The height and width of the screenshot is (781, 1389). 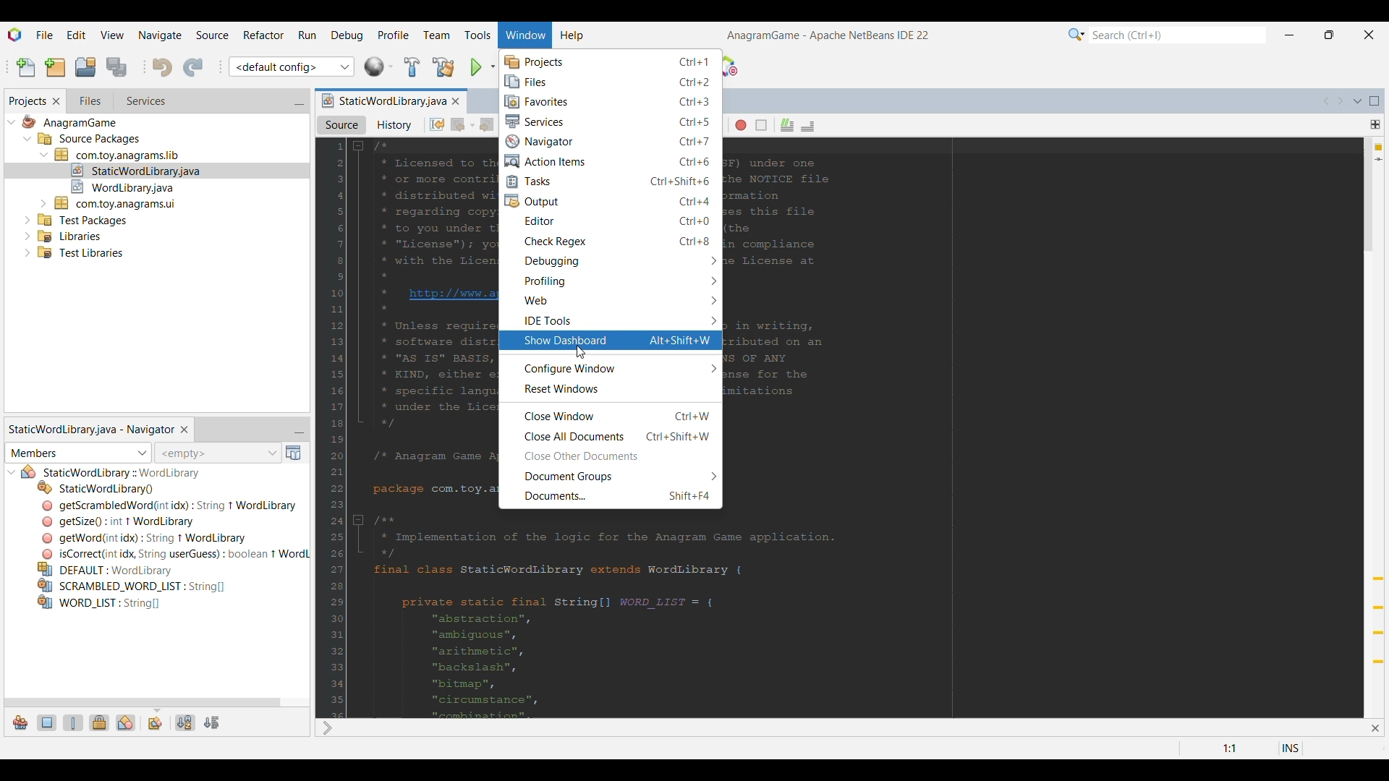 I want to click on Show static members, so click(x=73, y=723).